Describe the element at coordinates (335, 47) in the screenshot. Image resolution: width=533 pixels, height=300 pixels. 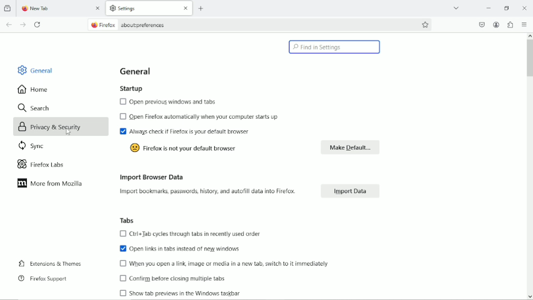
I see `find in settings` at that location.